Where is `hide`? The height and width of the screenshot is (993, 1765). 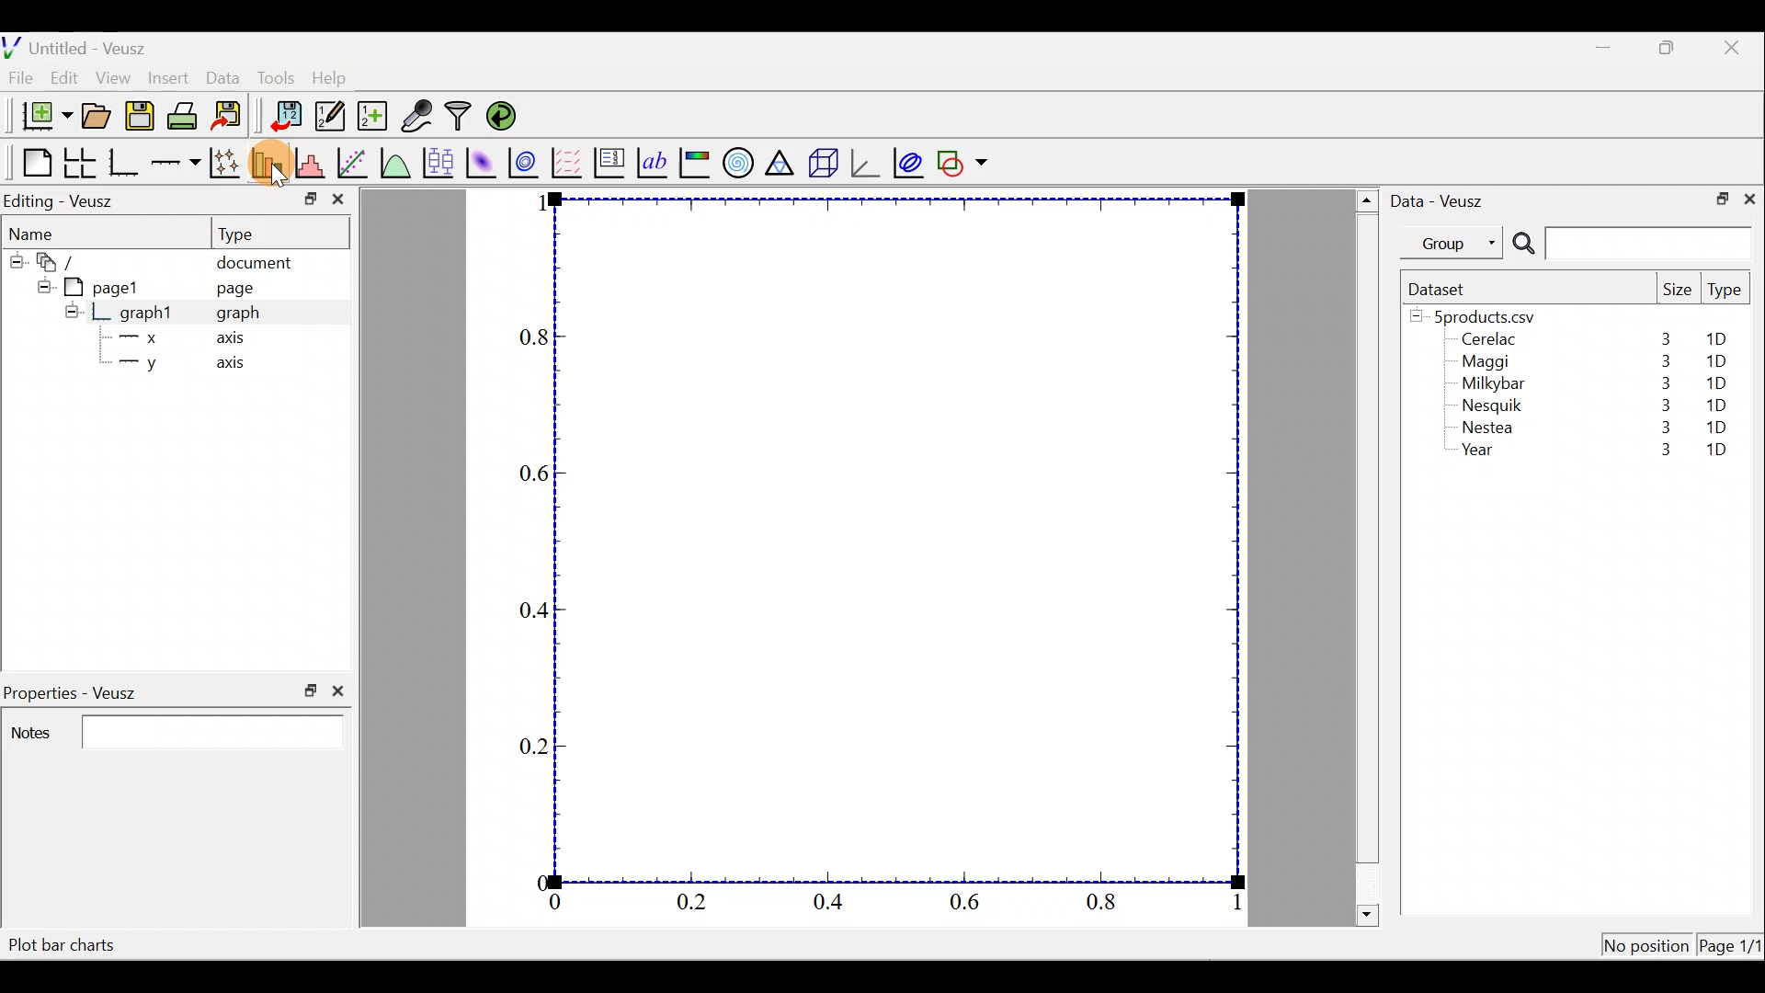
hide is located at coordinates (15, 258).